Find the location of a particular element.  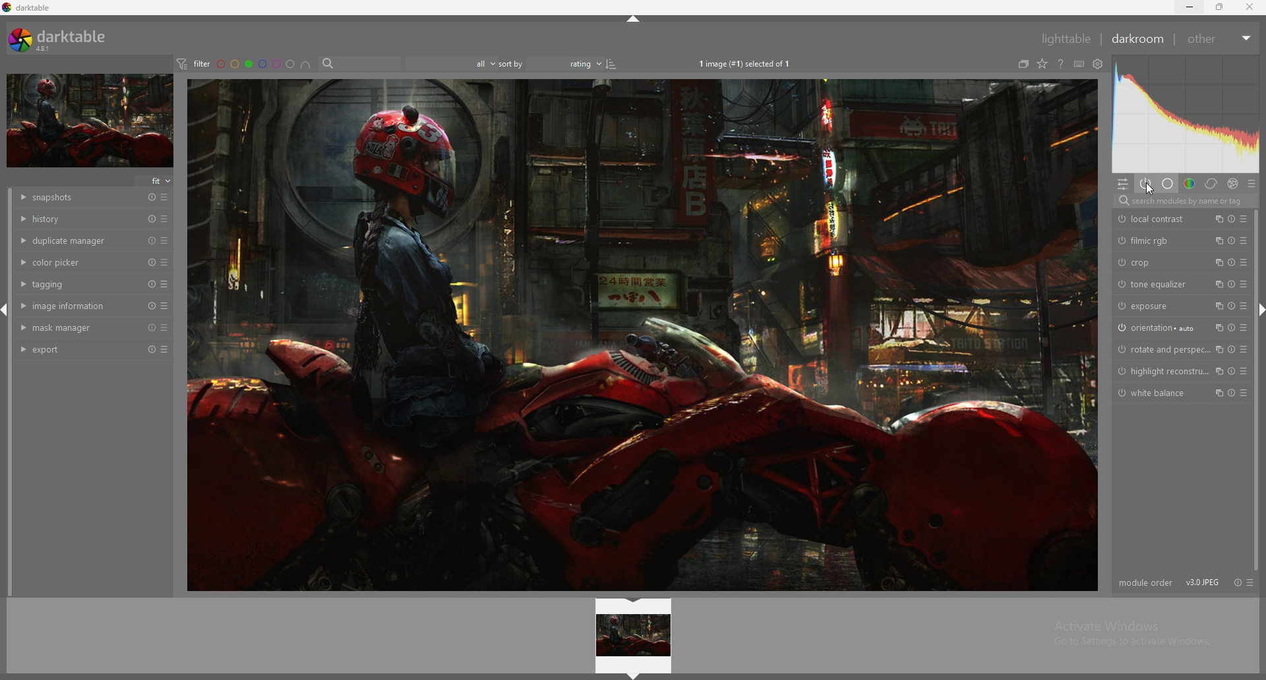

reset is located at coordinates (1229, 220).